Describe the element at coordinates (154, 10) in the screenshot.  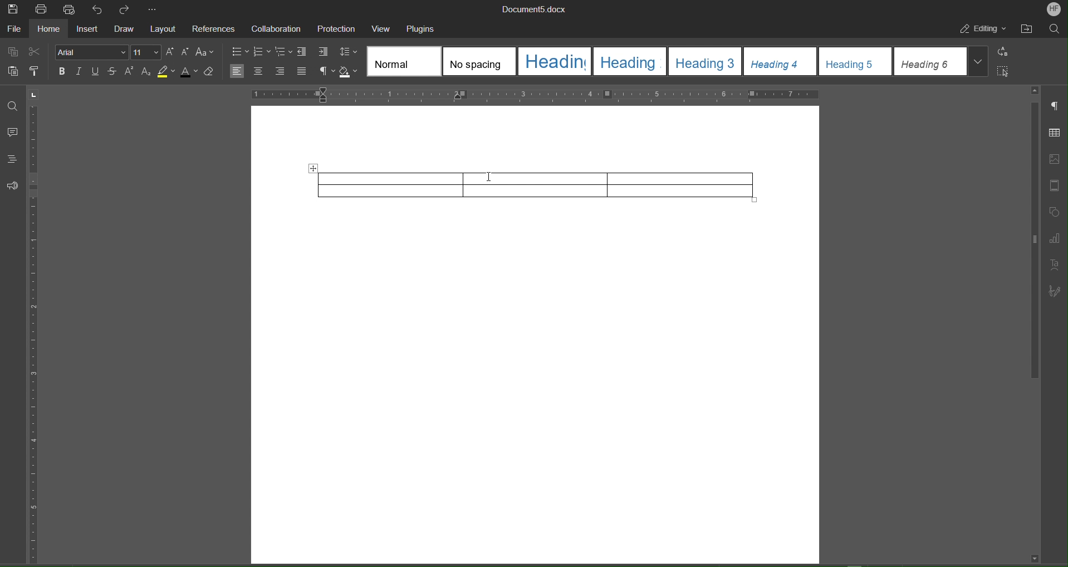
I see `More` at that location.